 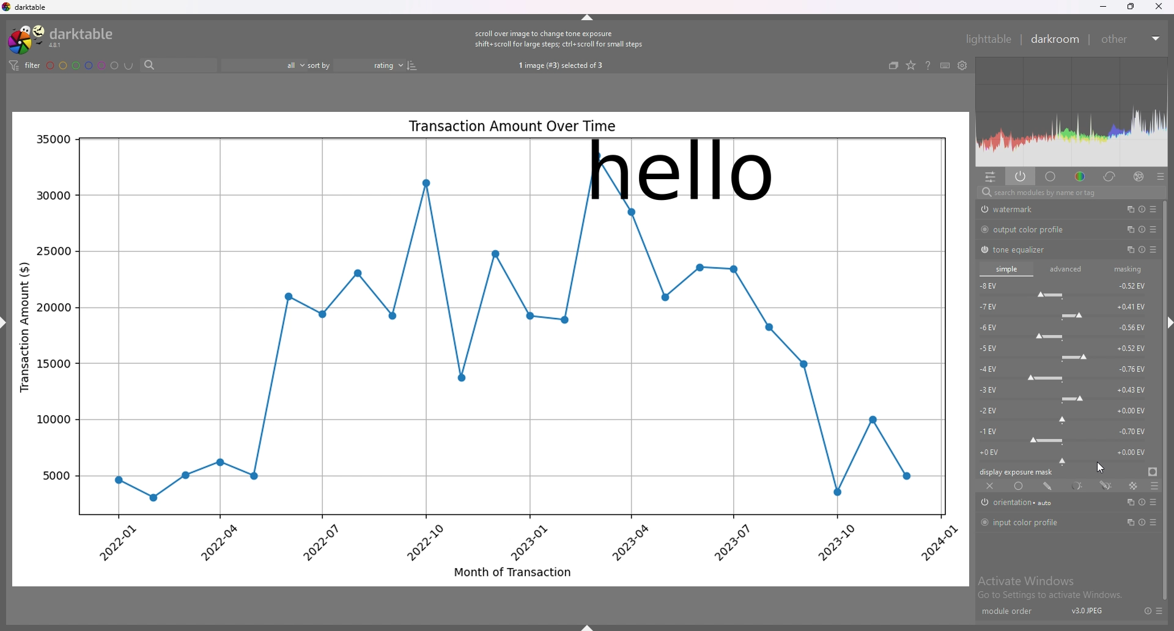 I want to click on cursor, so click(x=1103, y=469).